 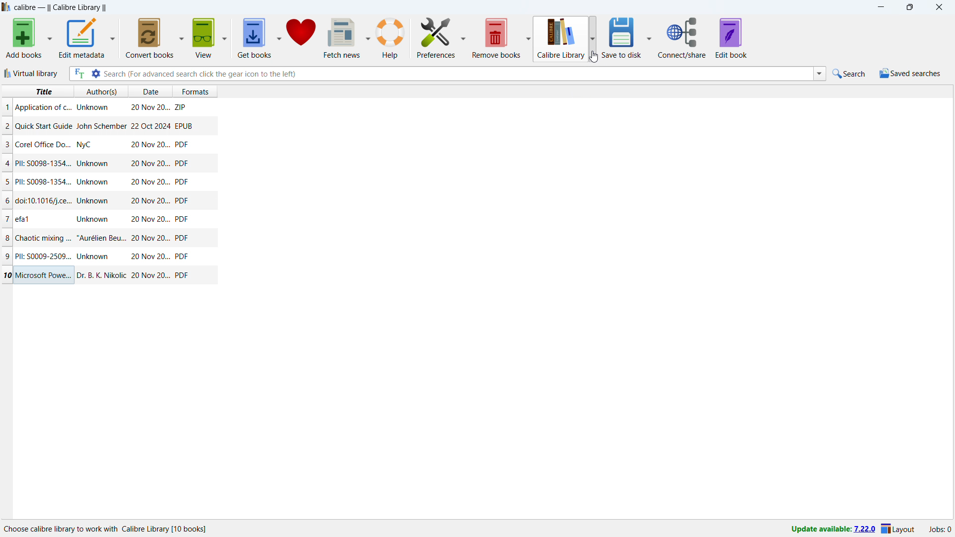 What do you see at coordinates (181, 105) in the screenshot?
I see `ZIP` at bounding box center [181, 105].